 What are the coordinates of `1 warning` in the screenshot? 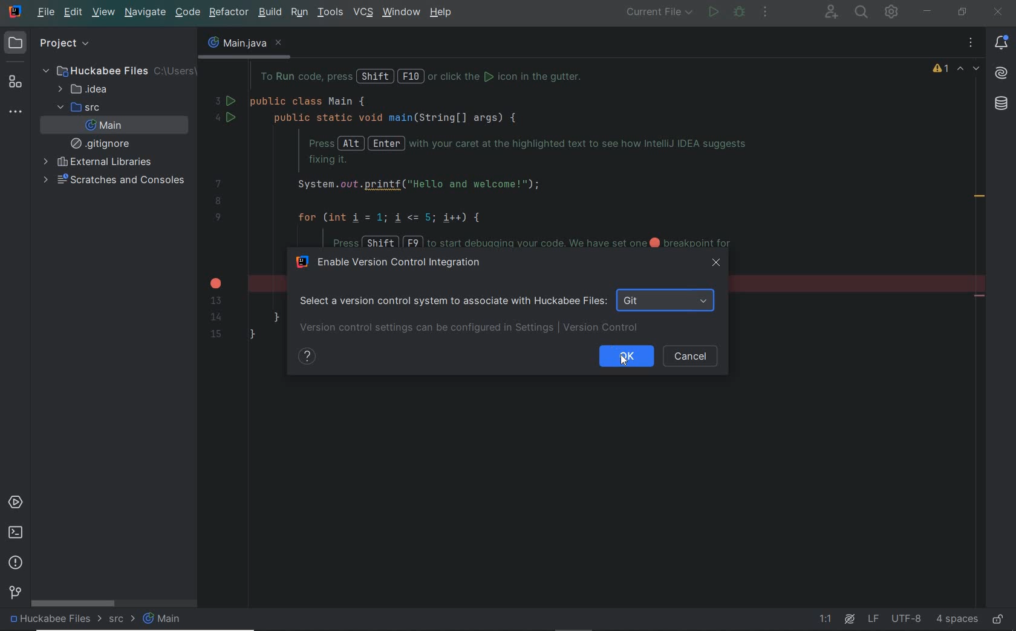 It's located at (942, 71).